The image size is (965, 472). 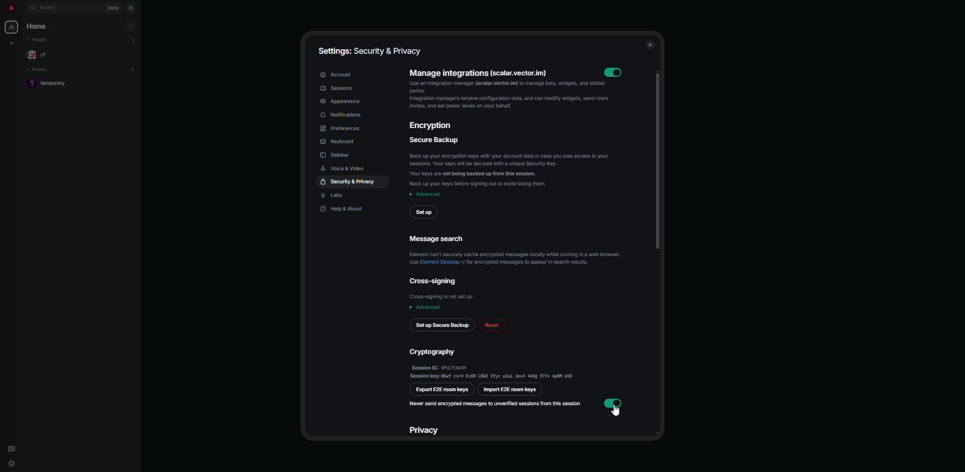 What do you see at coordinates (617, 411) in the screenshot?
I see `cursor` at bounding box center [617, 411].